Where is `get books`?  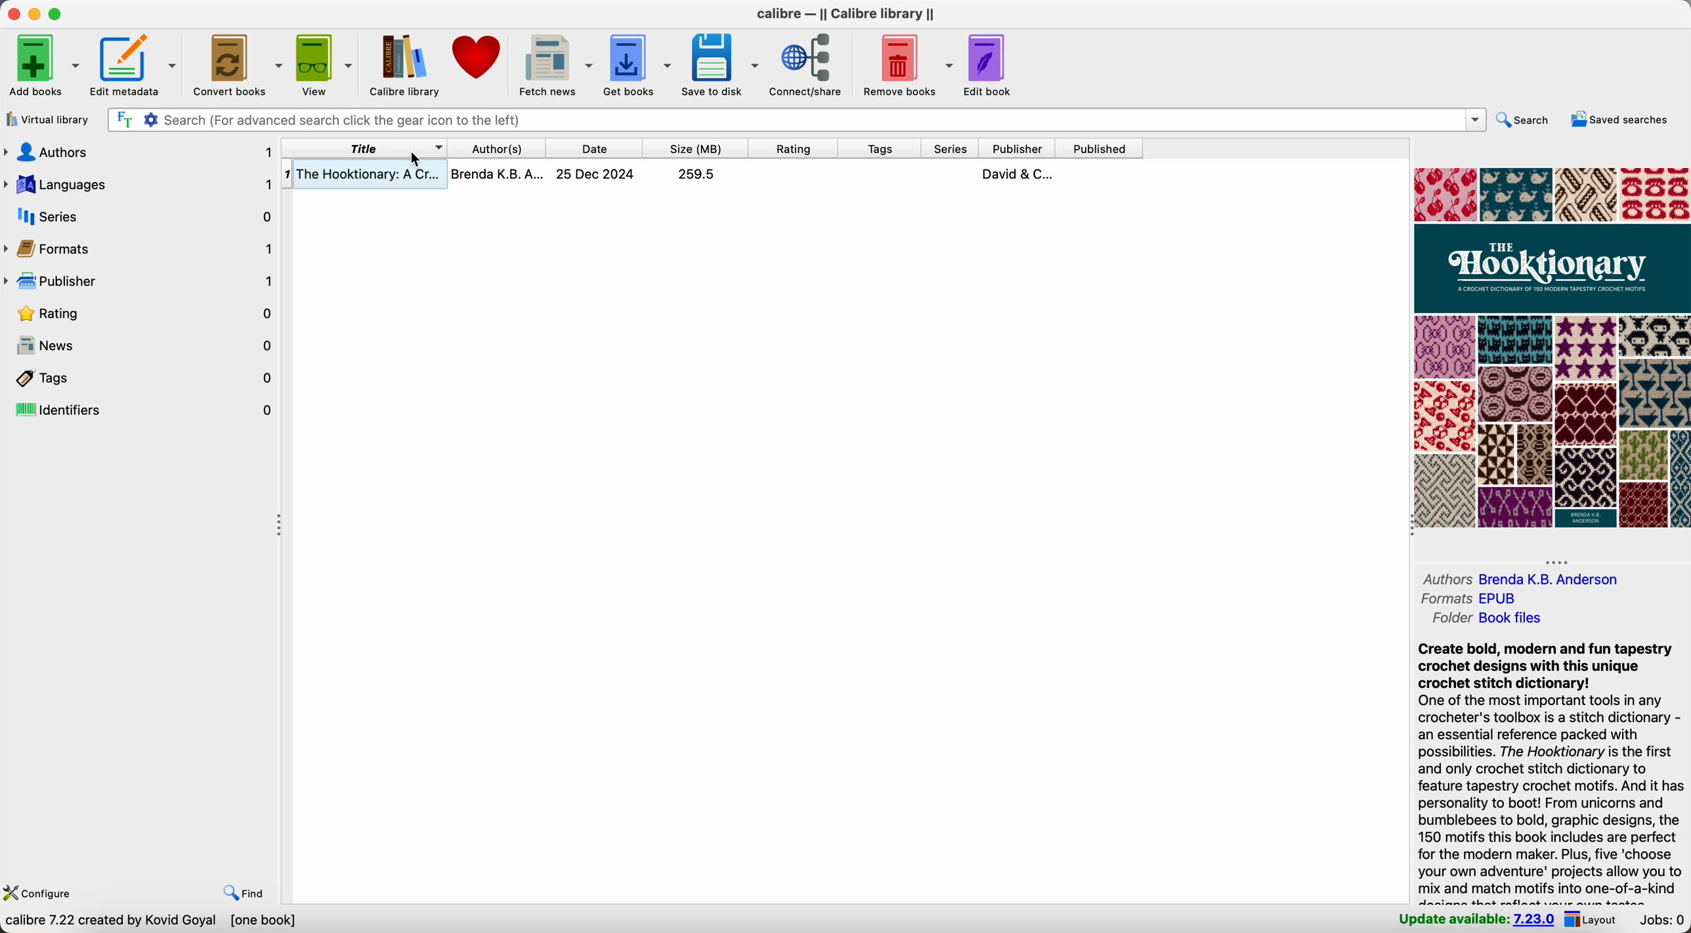
get books is located at coordinates (637, 62).